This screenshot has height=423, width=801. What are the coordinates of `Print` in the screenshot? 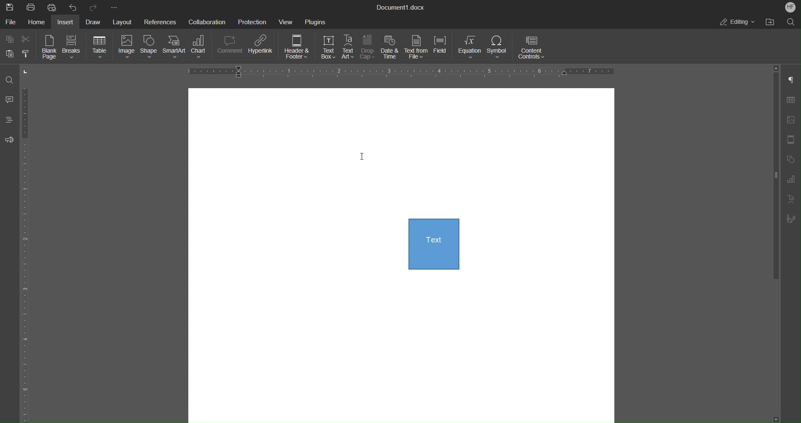 It's located at (31, 7).